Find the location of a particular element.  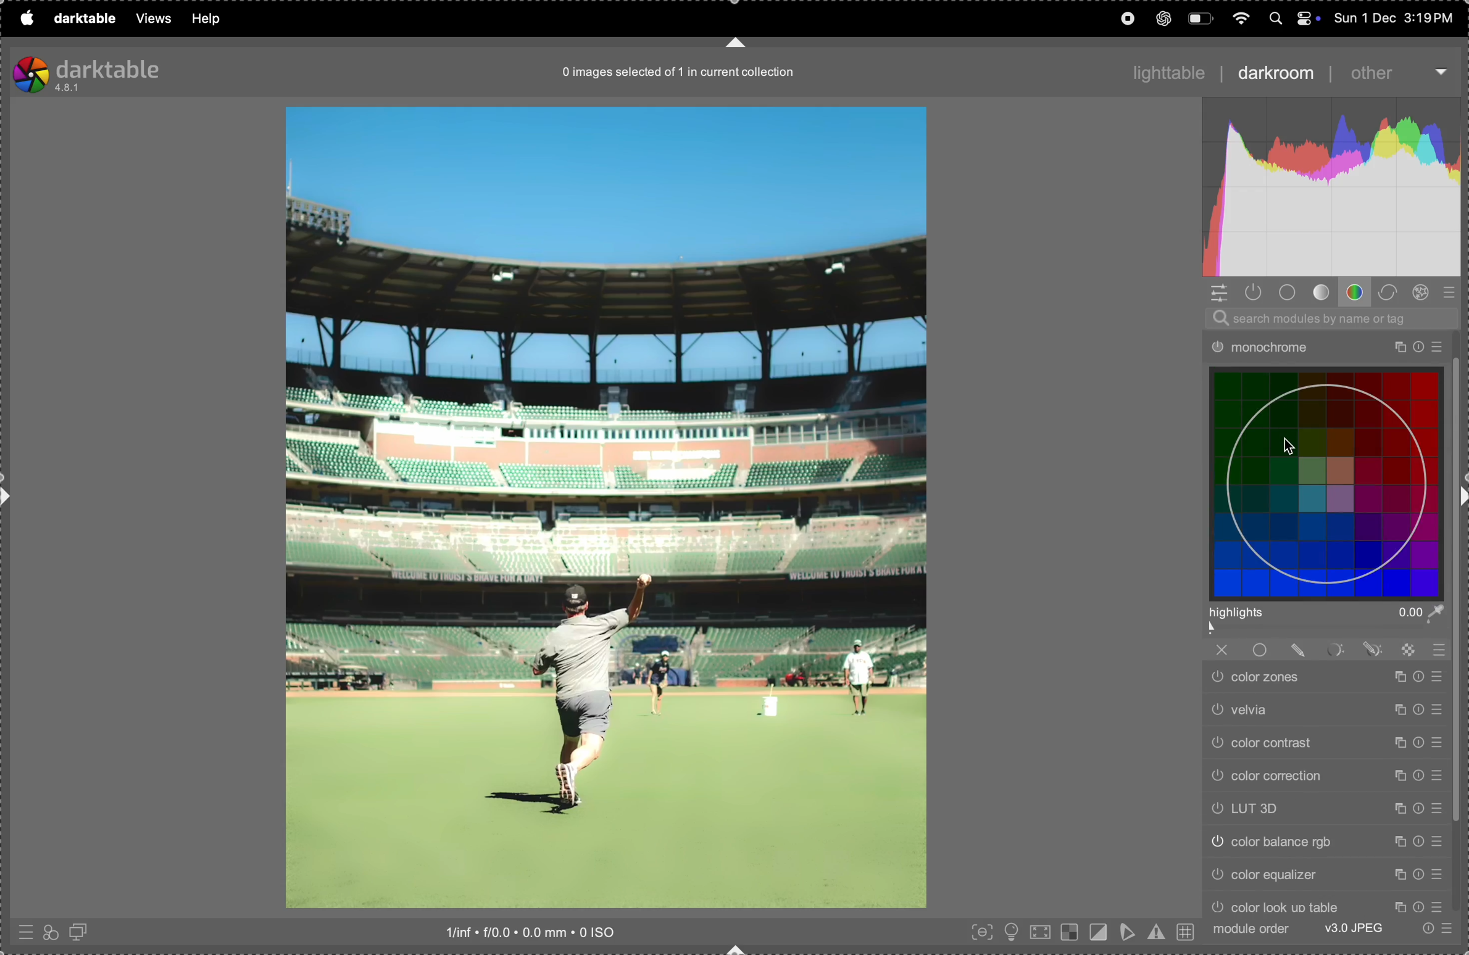

 is located at coordinates (733, 41).